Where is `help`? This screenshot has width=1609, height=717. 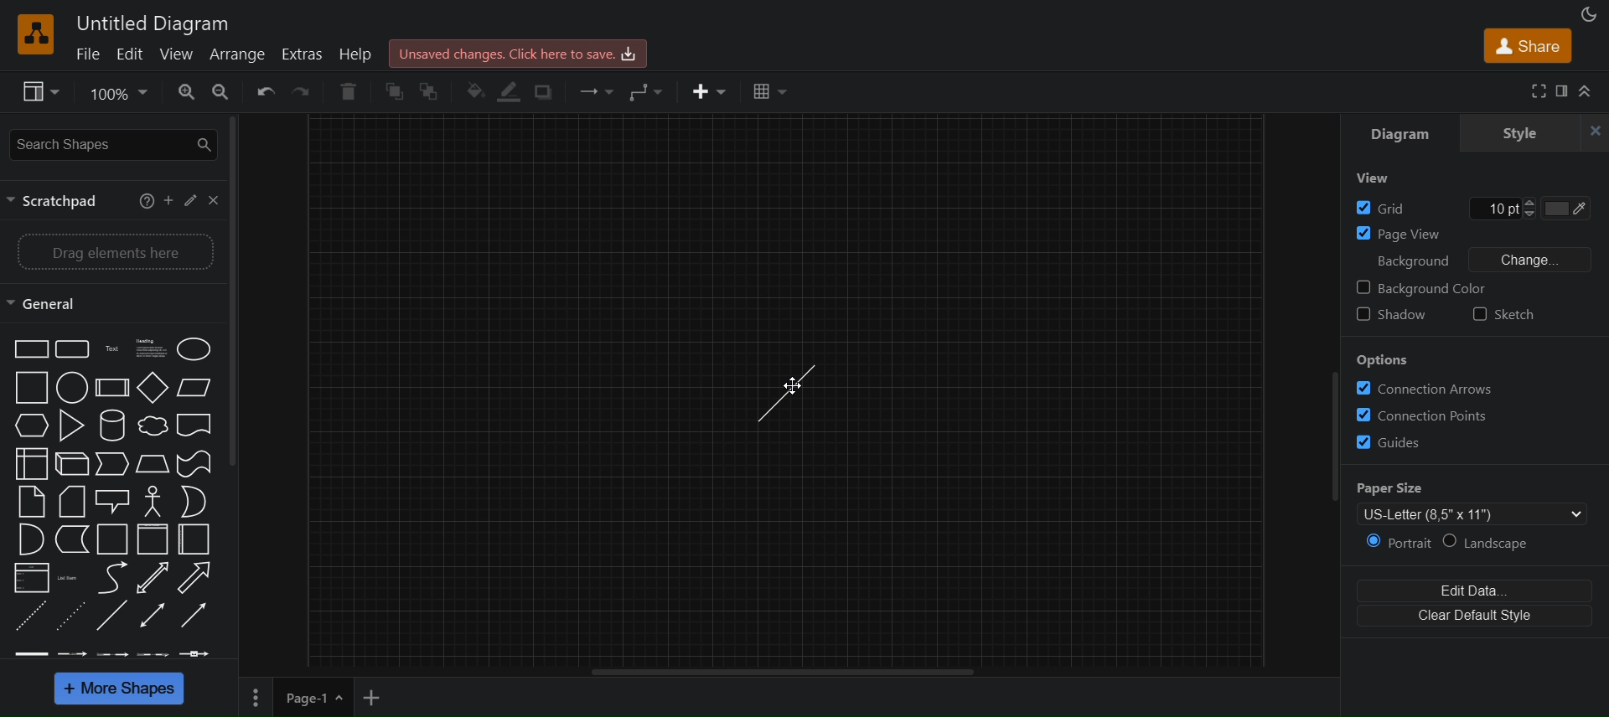
help is located at coordinates (141, 199).